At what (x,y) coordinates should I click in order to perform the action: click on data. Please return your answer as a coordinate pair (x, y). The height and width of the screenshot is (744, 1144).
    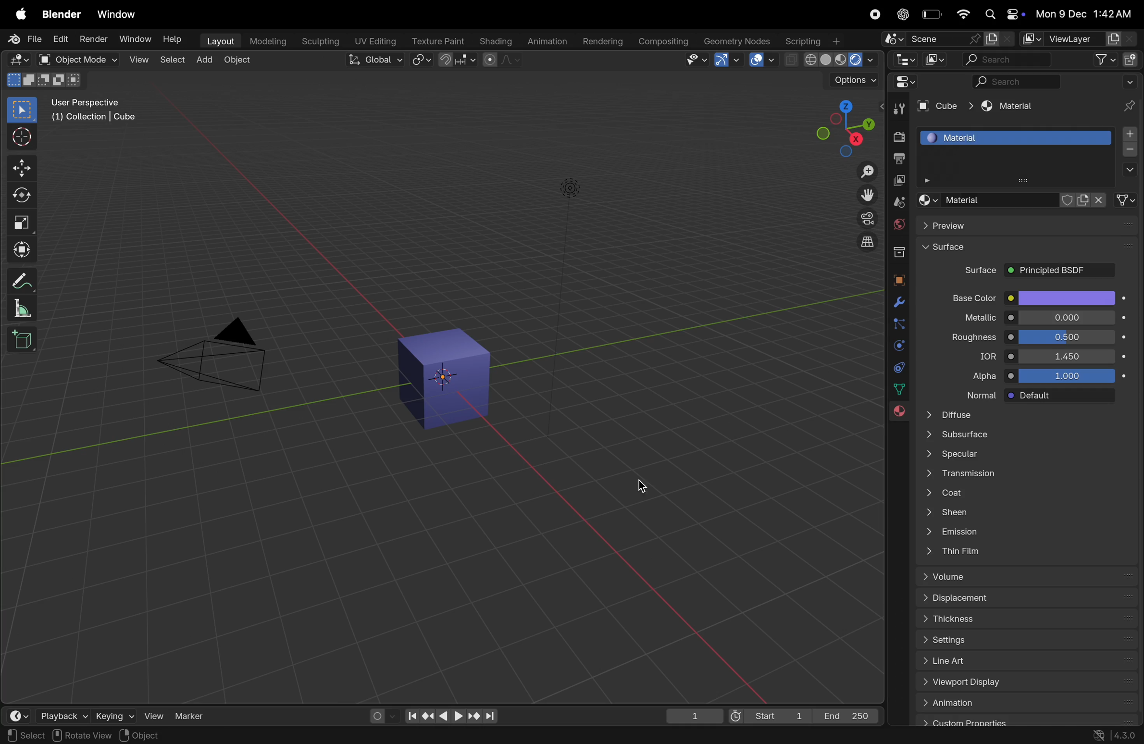
    Looking at the image, I should click on (900, 388).